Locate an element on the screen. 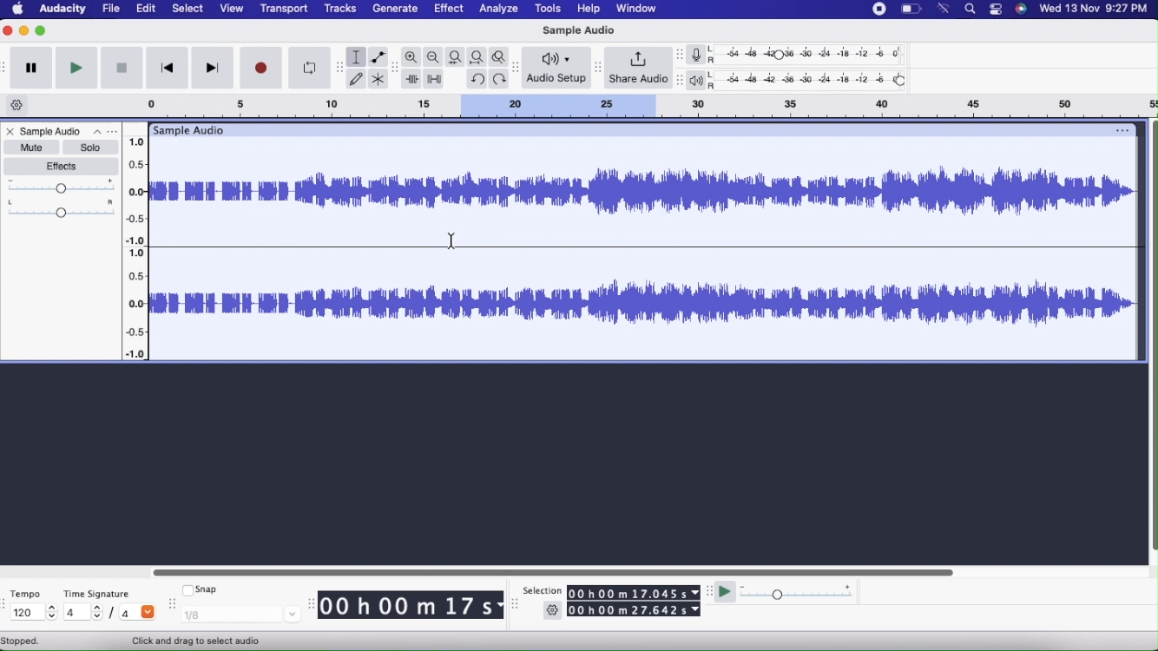 This screenshot has height=651, width=1158. move toolbar is located at coordinates (174, 601).